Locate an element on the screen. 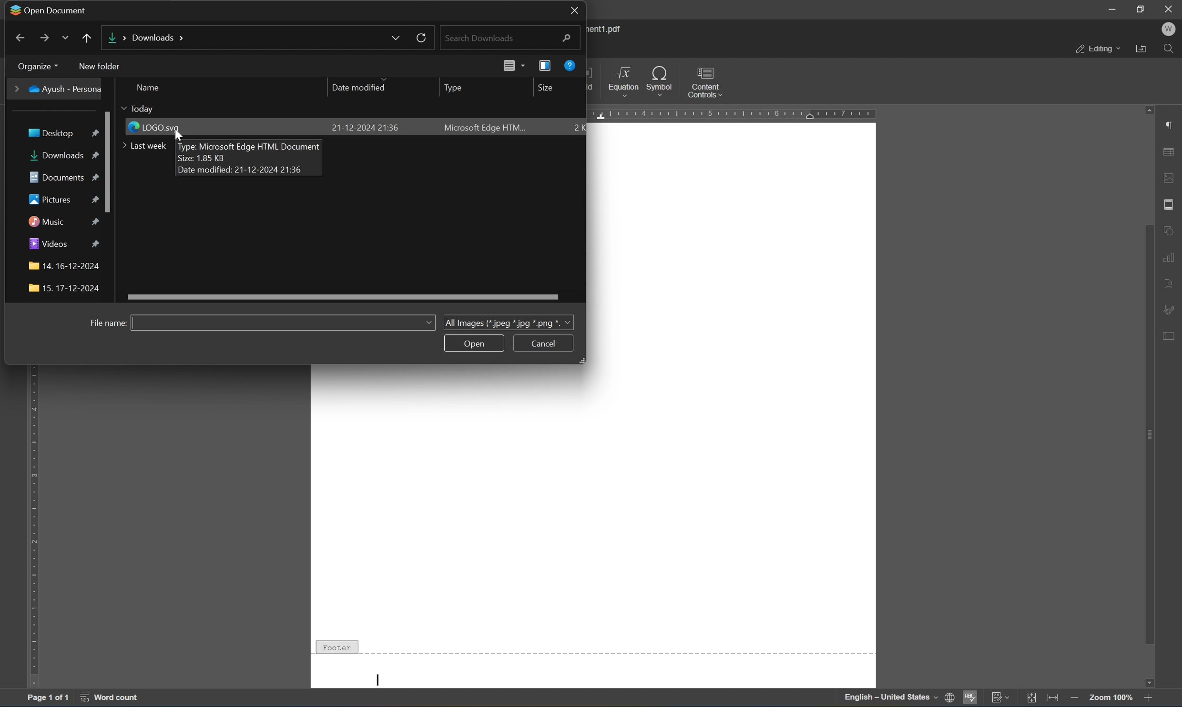  name is located at coordinates (147, 89).